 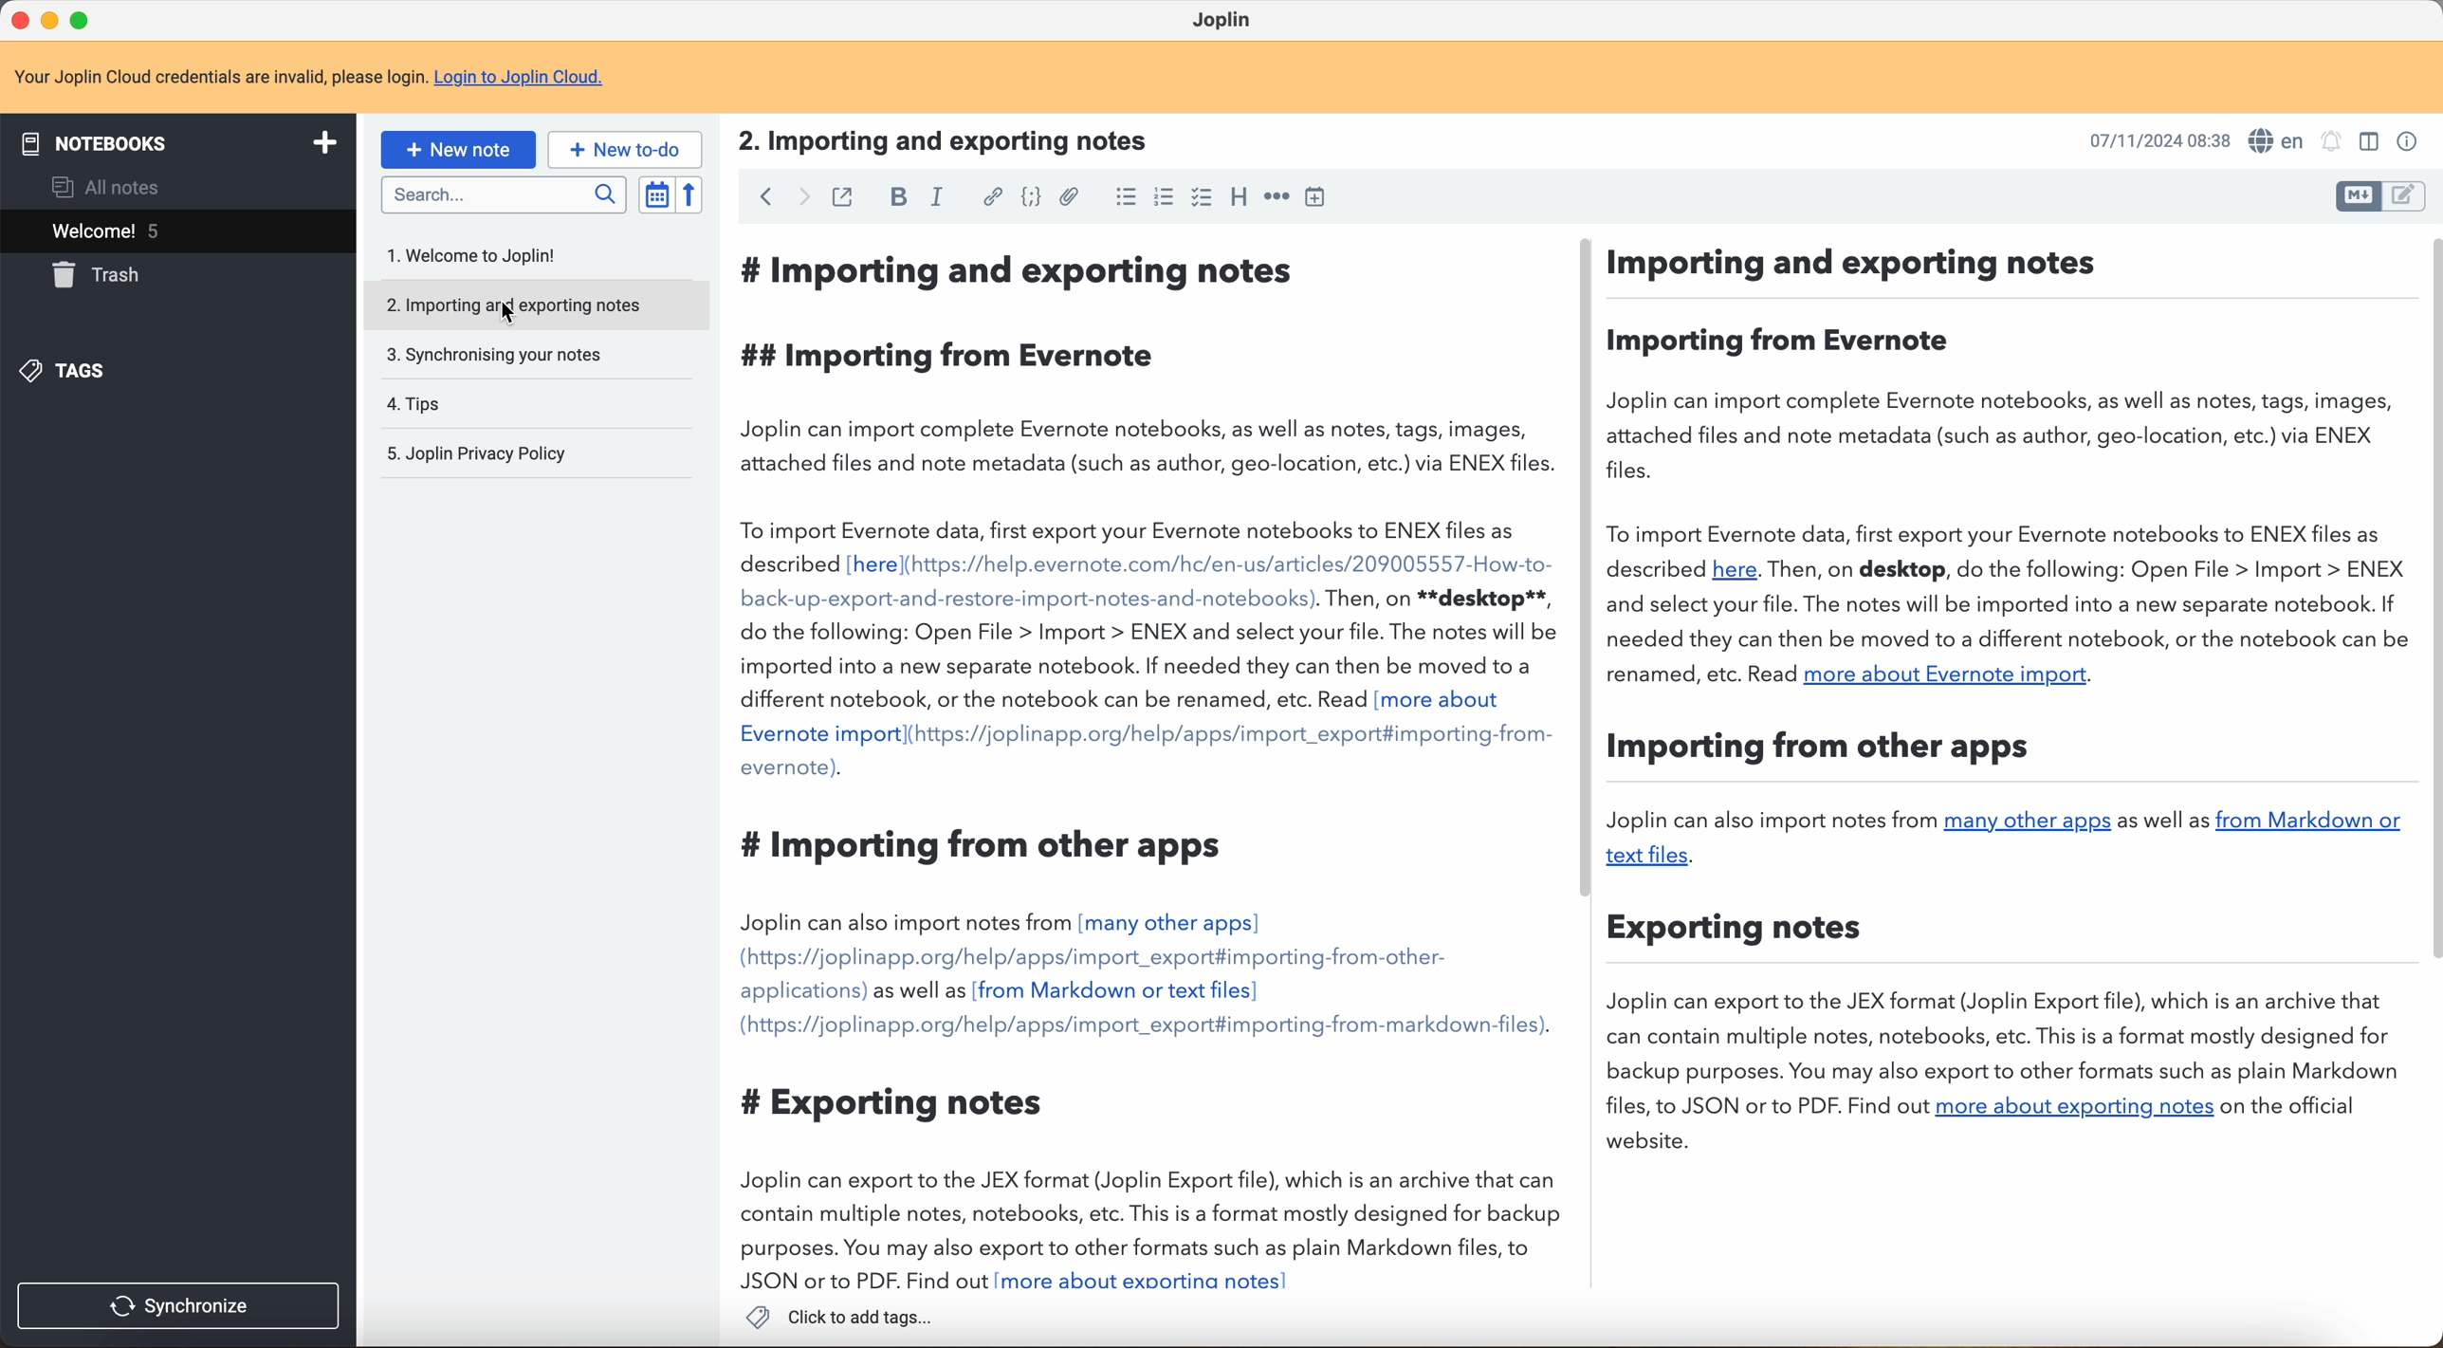 What do you see at coordinates (2358, 196) in the screenshot?
I see `toggle editor layout` at bounding box center [2358, 196].